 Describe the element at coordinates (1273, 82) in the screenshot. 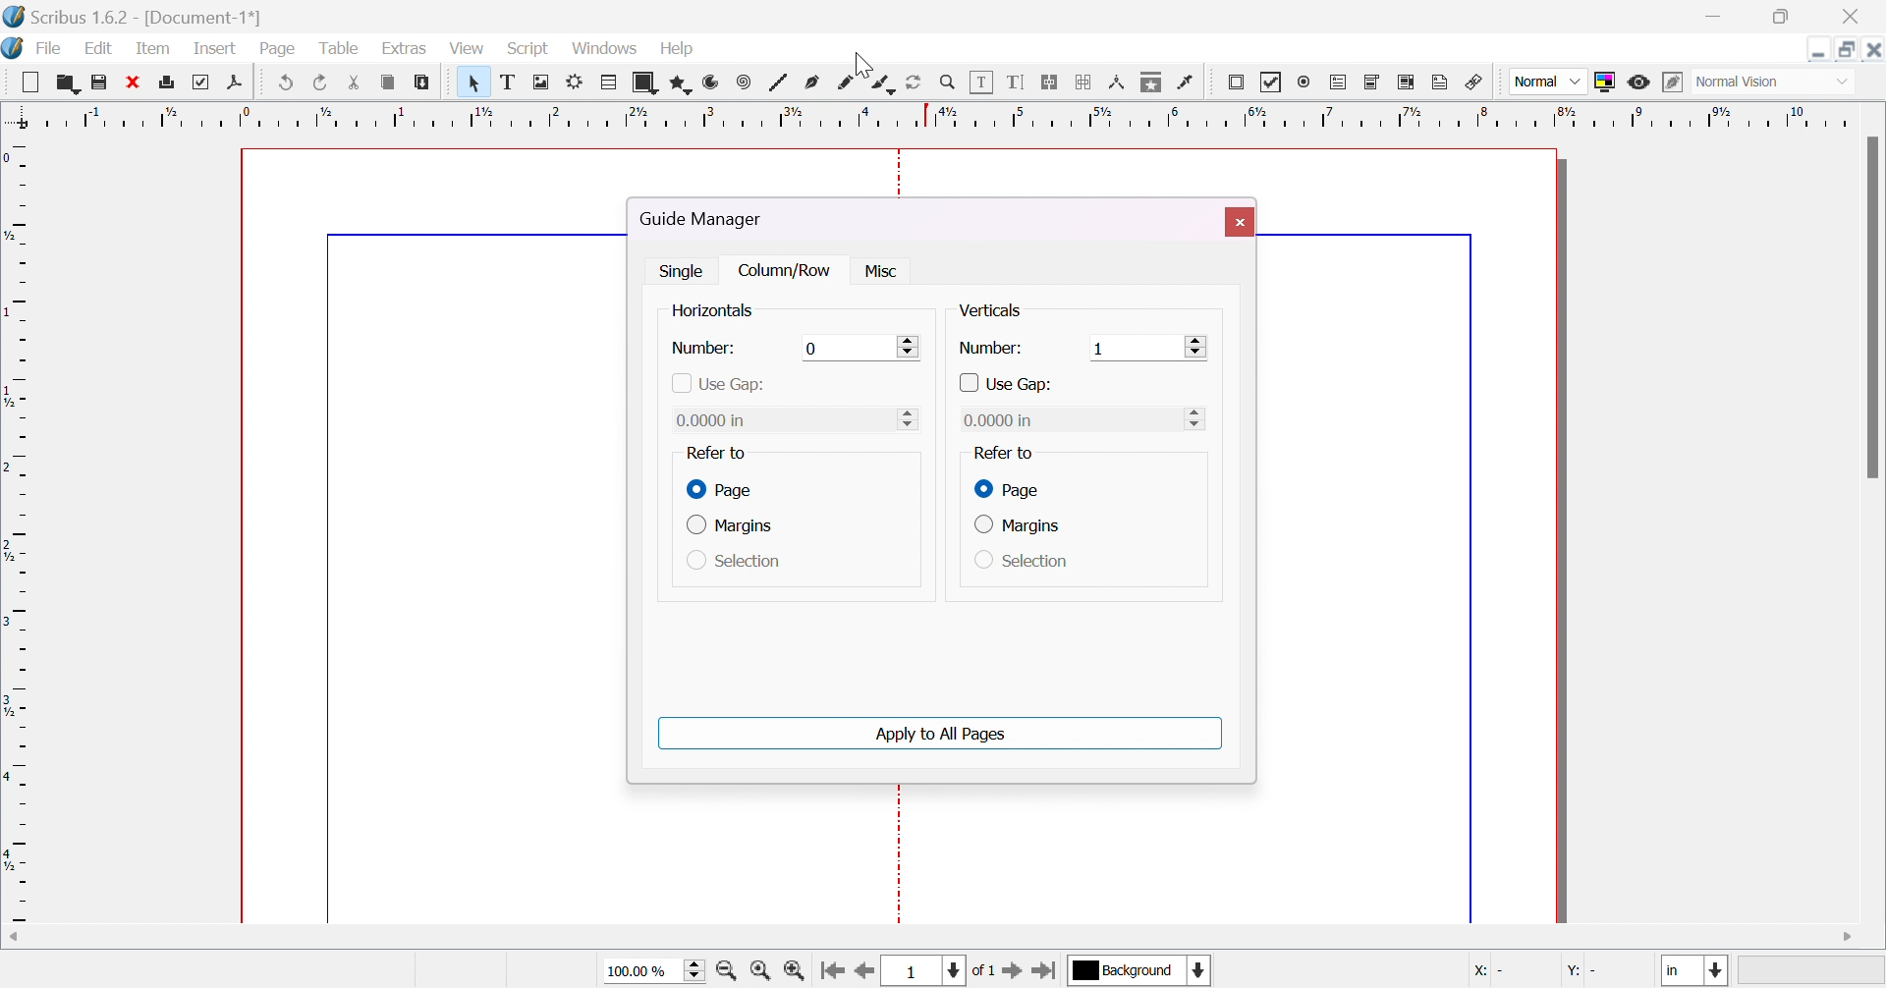

I see `PDF checkbox` at that location.